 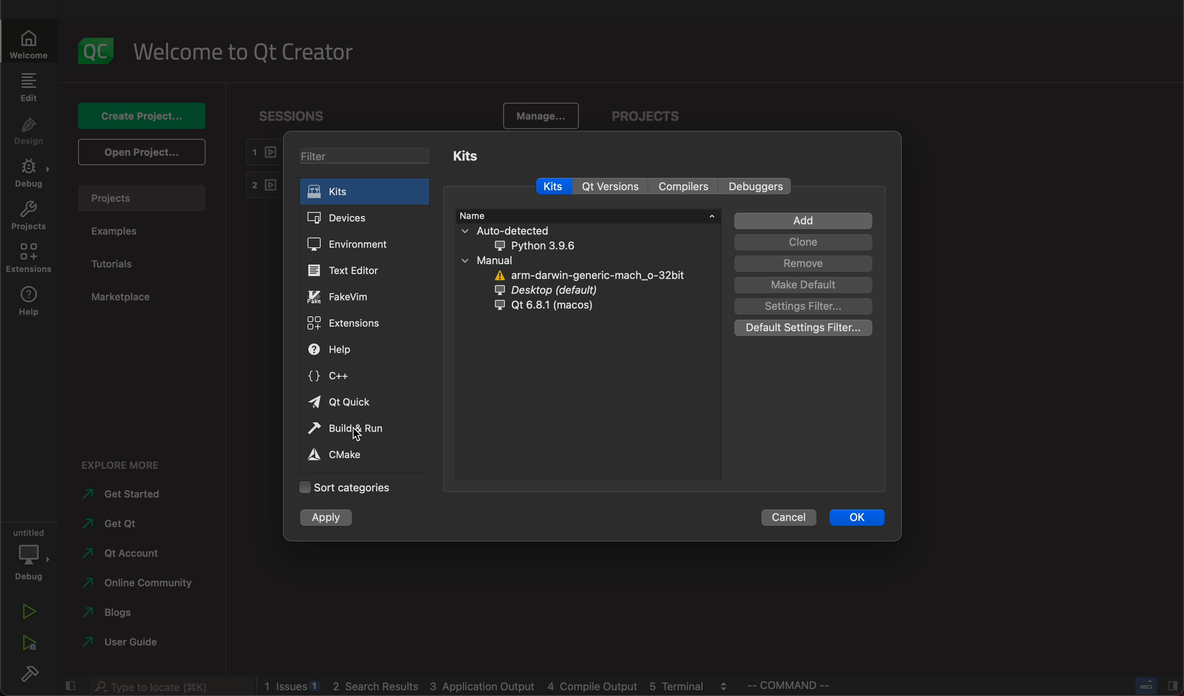 What do you see at coordinates (687, 186) in the screenshot?
I see `compilers` at bounding box center [687, 186].